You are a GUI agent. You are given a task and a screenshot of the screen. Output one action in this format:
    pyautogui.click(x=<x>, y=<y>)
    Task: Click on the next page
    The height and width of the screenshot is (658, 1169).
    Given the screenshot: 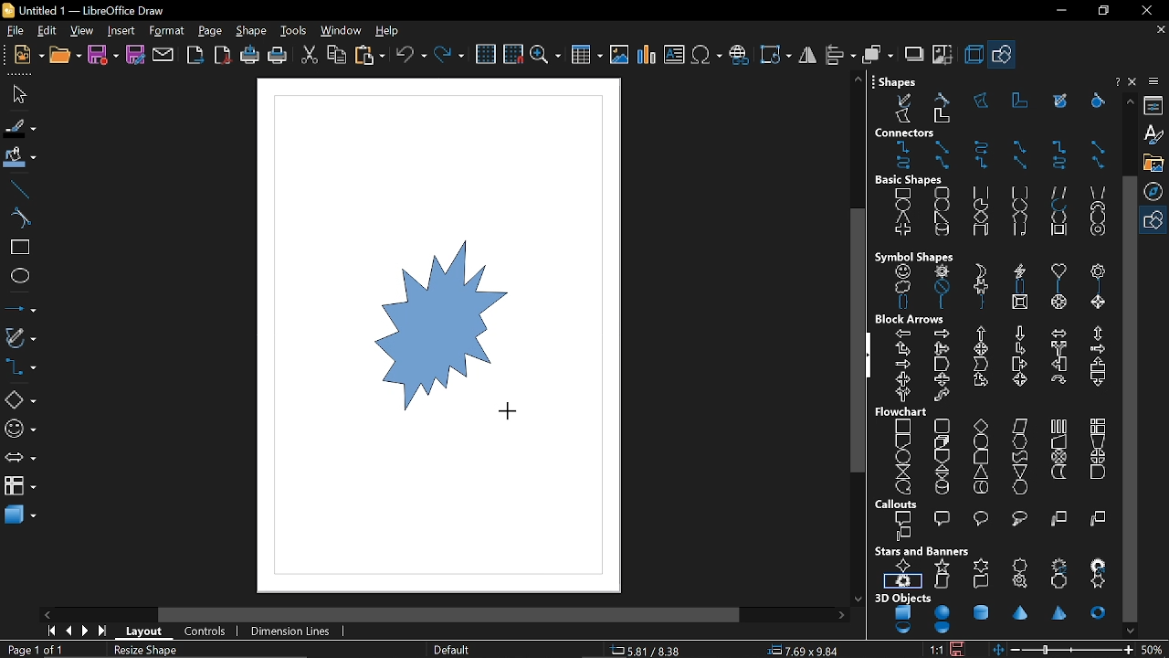 What is the action you would take?
    pyautogui.click(x=88, y=631)
    